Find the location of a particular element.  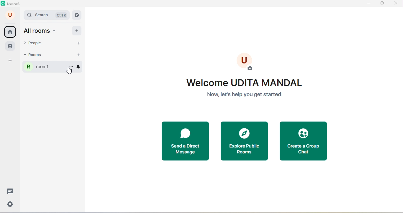

start chat is located at coordinates (76, 44).